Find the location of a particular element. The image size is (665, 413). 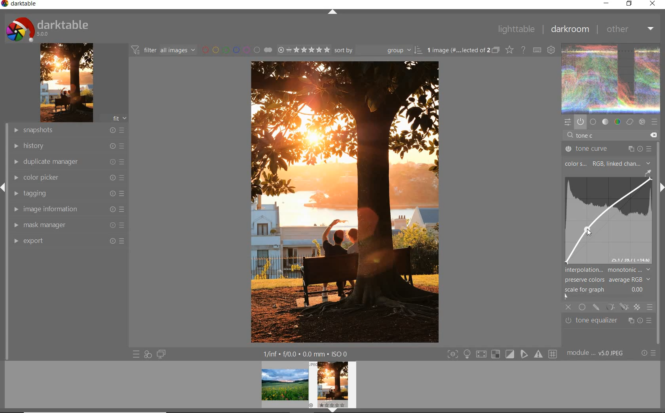

scale for graph is located at coordinates (606, 290).